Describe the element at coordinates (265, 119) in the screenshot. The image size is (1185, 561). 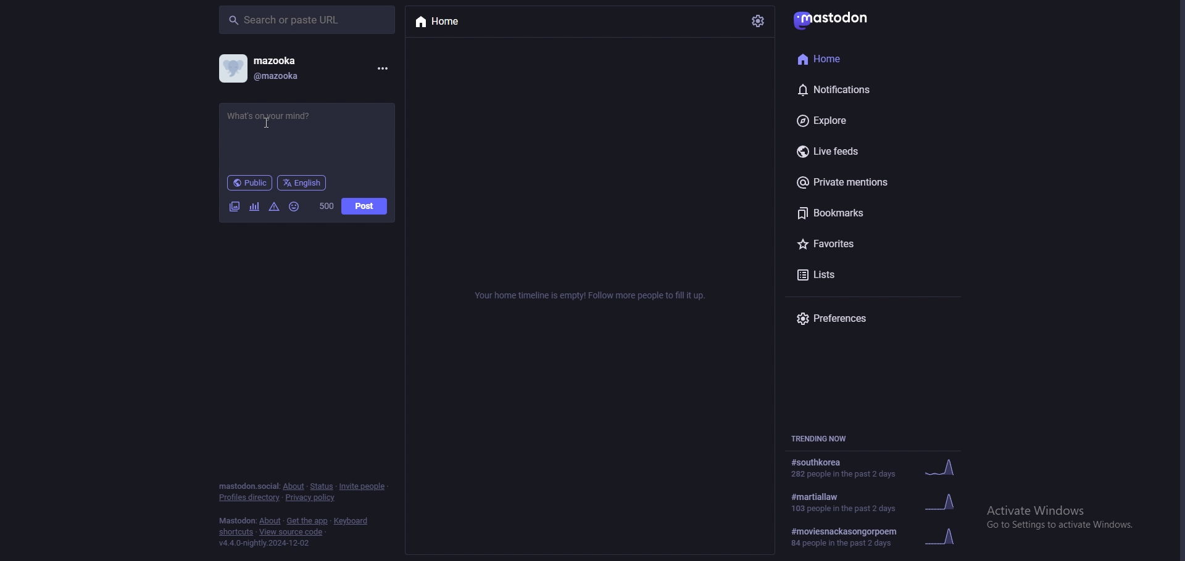
I see `Cursor` at that location.